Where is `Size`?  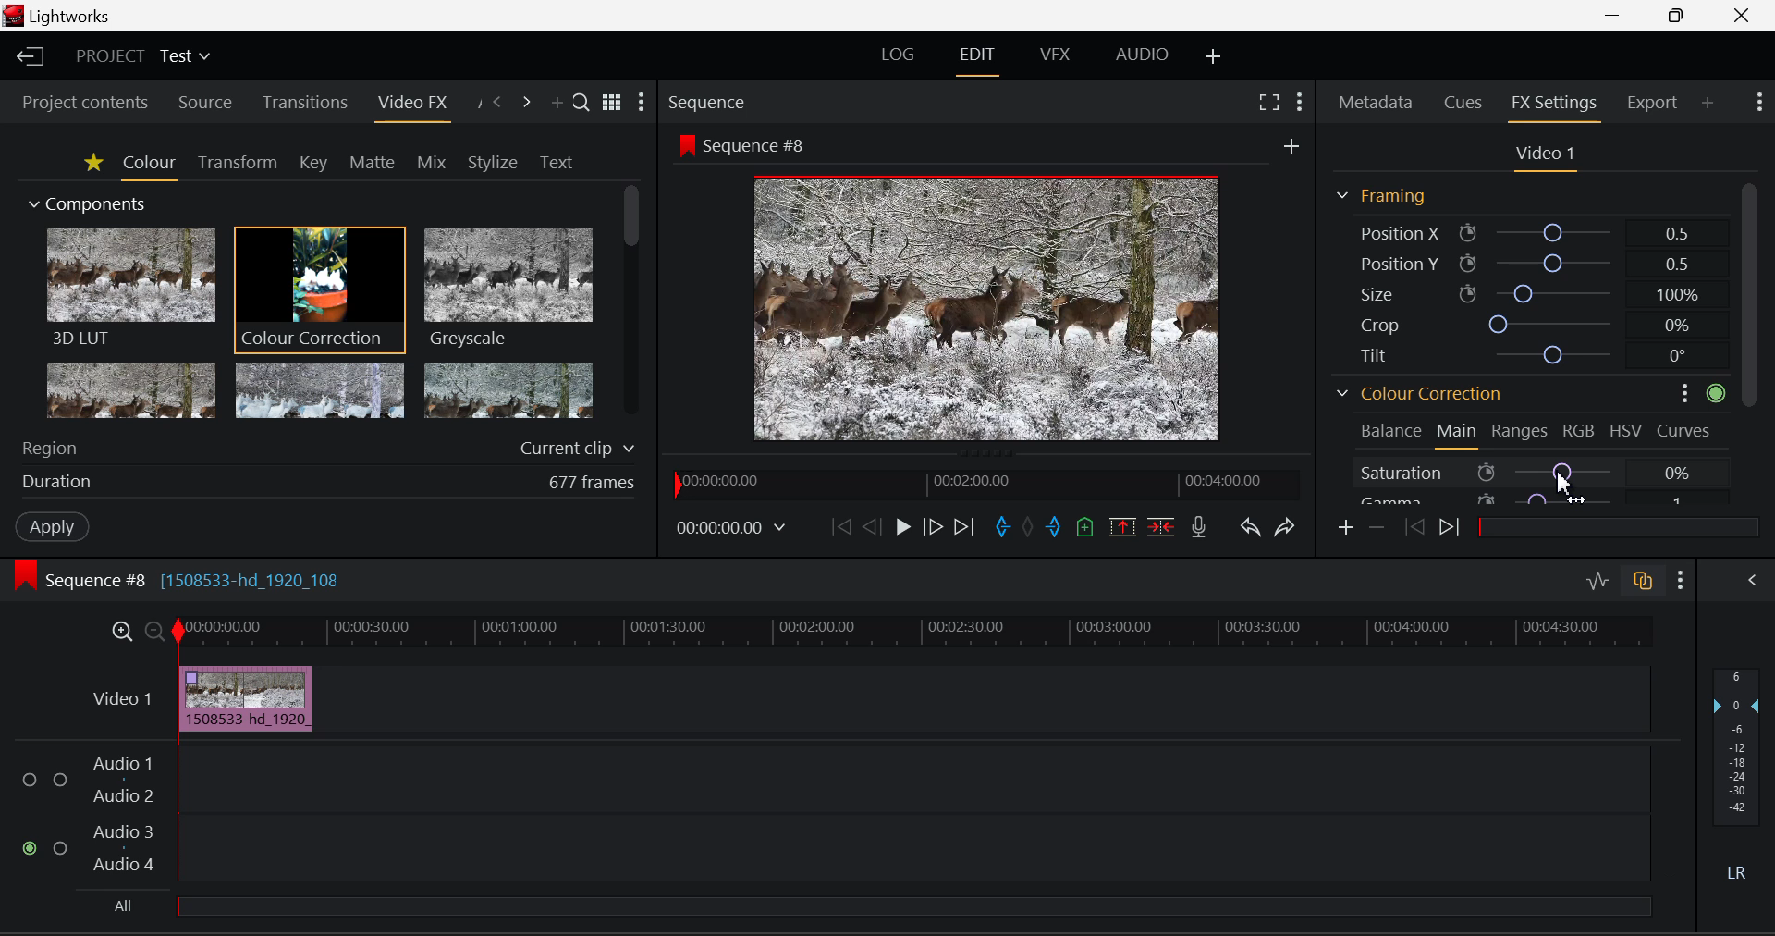
Size is located at coordinates (1522, 293).